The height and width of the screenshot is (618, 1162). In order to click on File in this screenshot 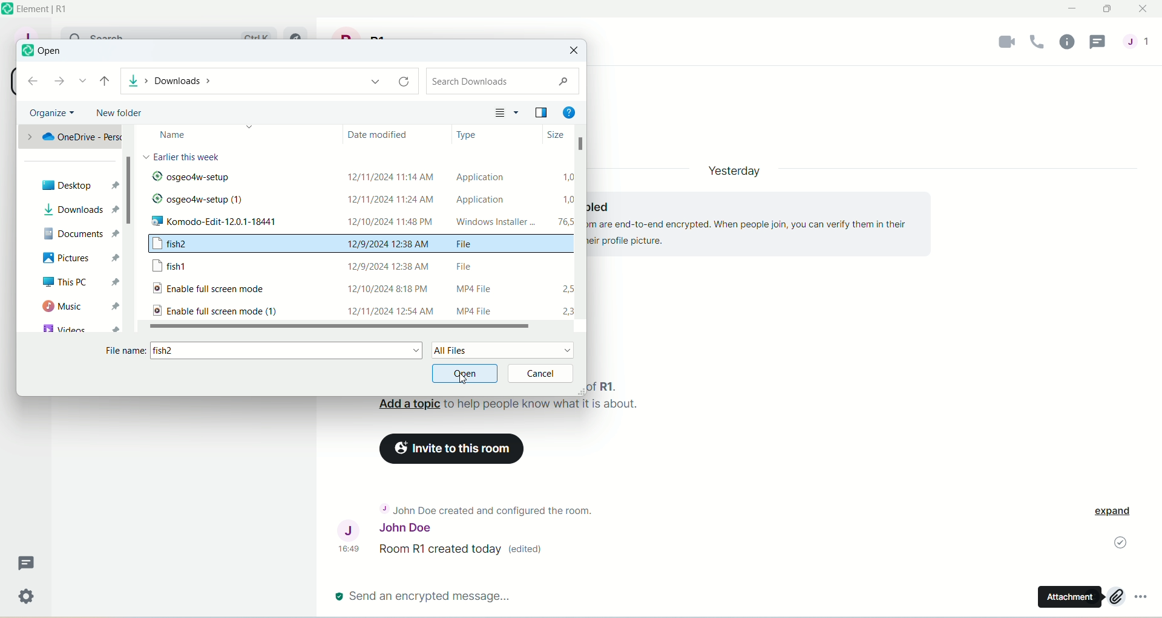, I will do `click(477, 246)`.